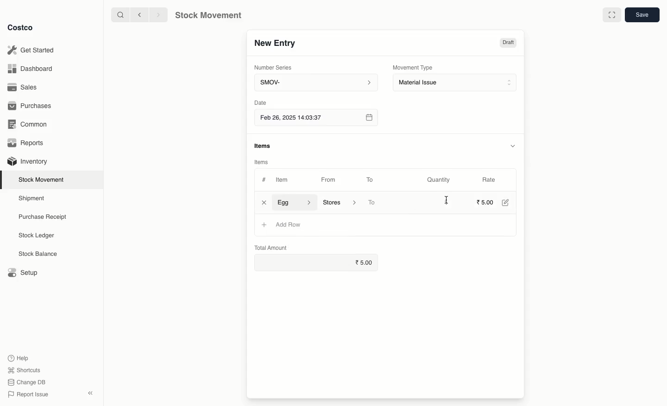 This screenshot has width=667, height=406. Describe the element at coordinates (31, 70) in the screenshot. I see `Dashboard` at that location.